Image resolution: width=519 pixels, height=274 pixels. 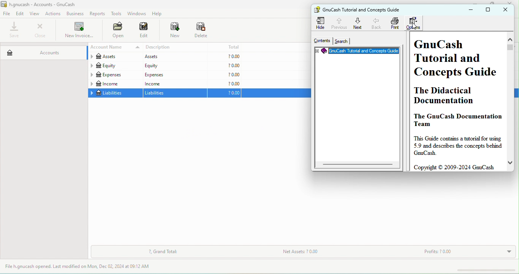 What do you see at coordinates (456, 59) in the screenshot?
I see `gnu cash tutorial and cconcepts guide ` at bounding box center [456, 59].